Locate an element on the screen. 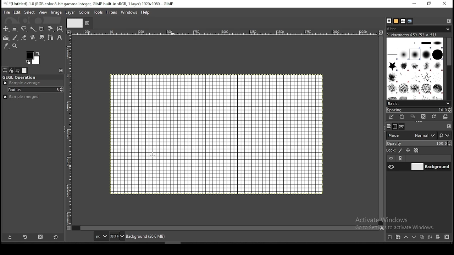 Image resolution: width=454 pixels, height=255 pixels. GEGL operation is located at coordinates (20, 78).